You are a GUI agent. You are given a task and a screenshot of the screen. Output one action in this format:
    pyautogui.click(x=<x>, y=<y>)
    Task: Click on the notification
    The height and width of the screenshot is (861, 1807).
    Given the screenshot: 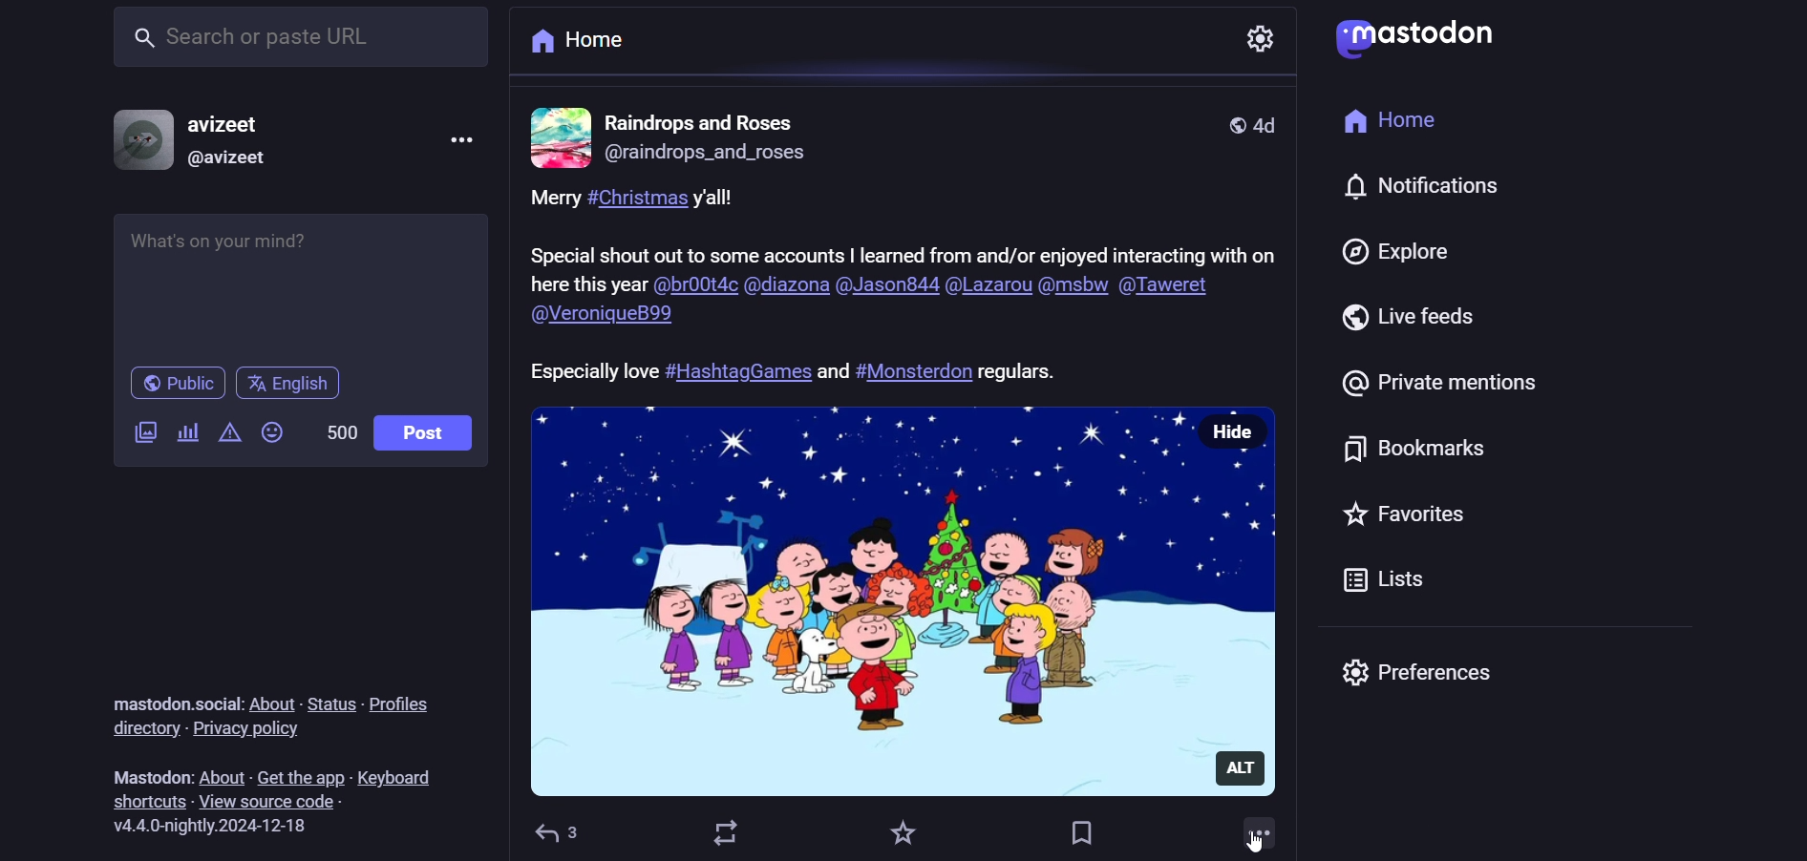 What is the action you would take?
    pyautogui.click(x=1442, y=188)
    